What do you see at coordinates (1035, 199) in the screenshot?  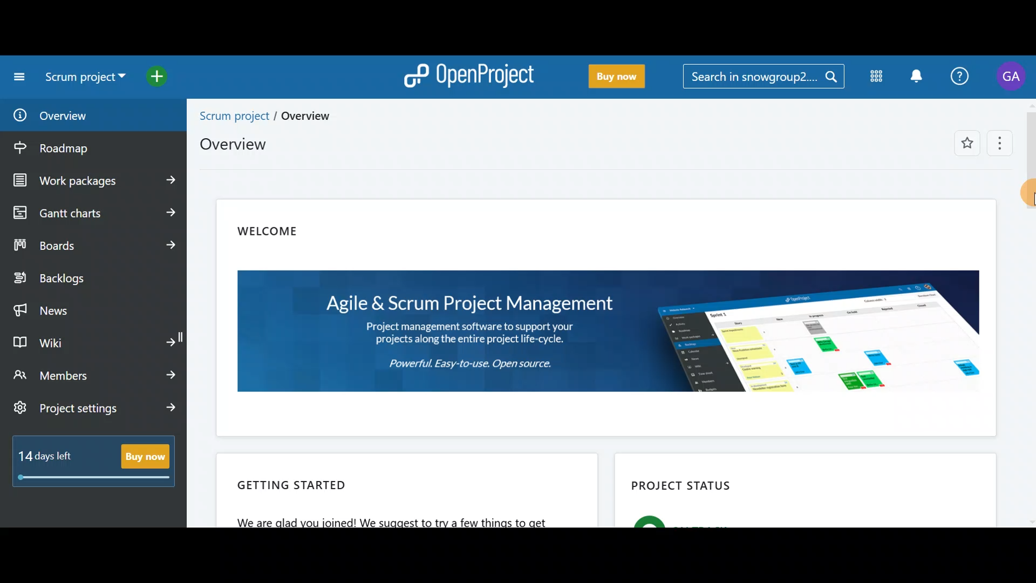 I see `mouse down` at bounding box center [1035, 199].